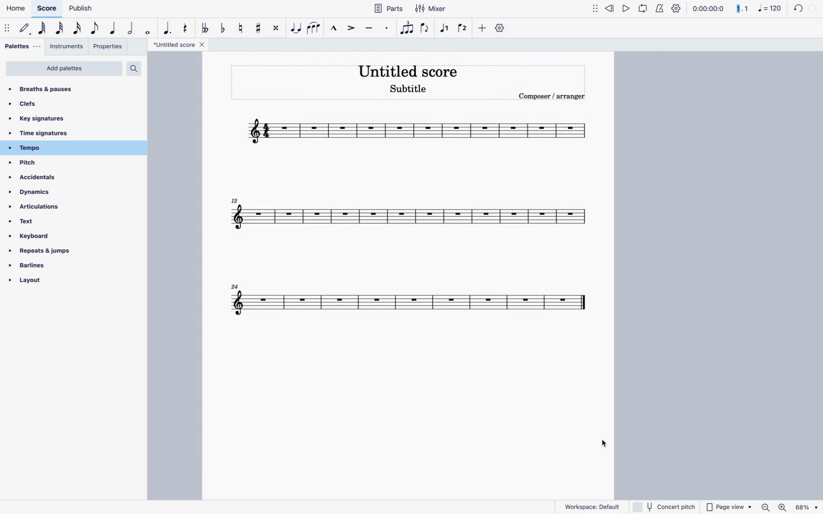 Image resolution: width=823 pixels, height=514 pixels. I want to click on 16th note, so click(77, 28).